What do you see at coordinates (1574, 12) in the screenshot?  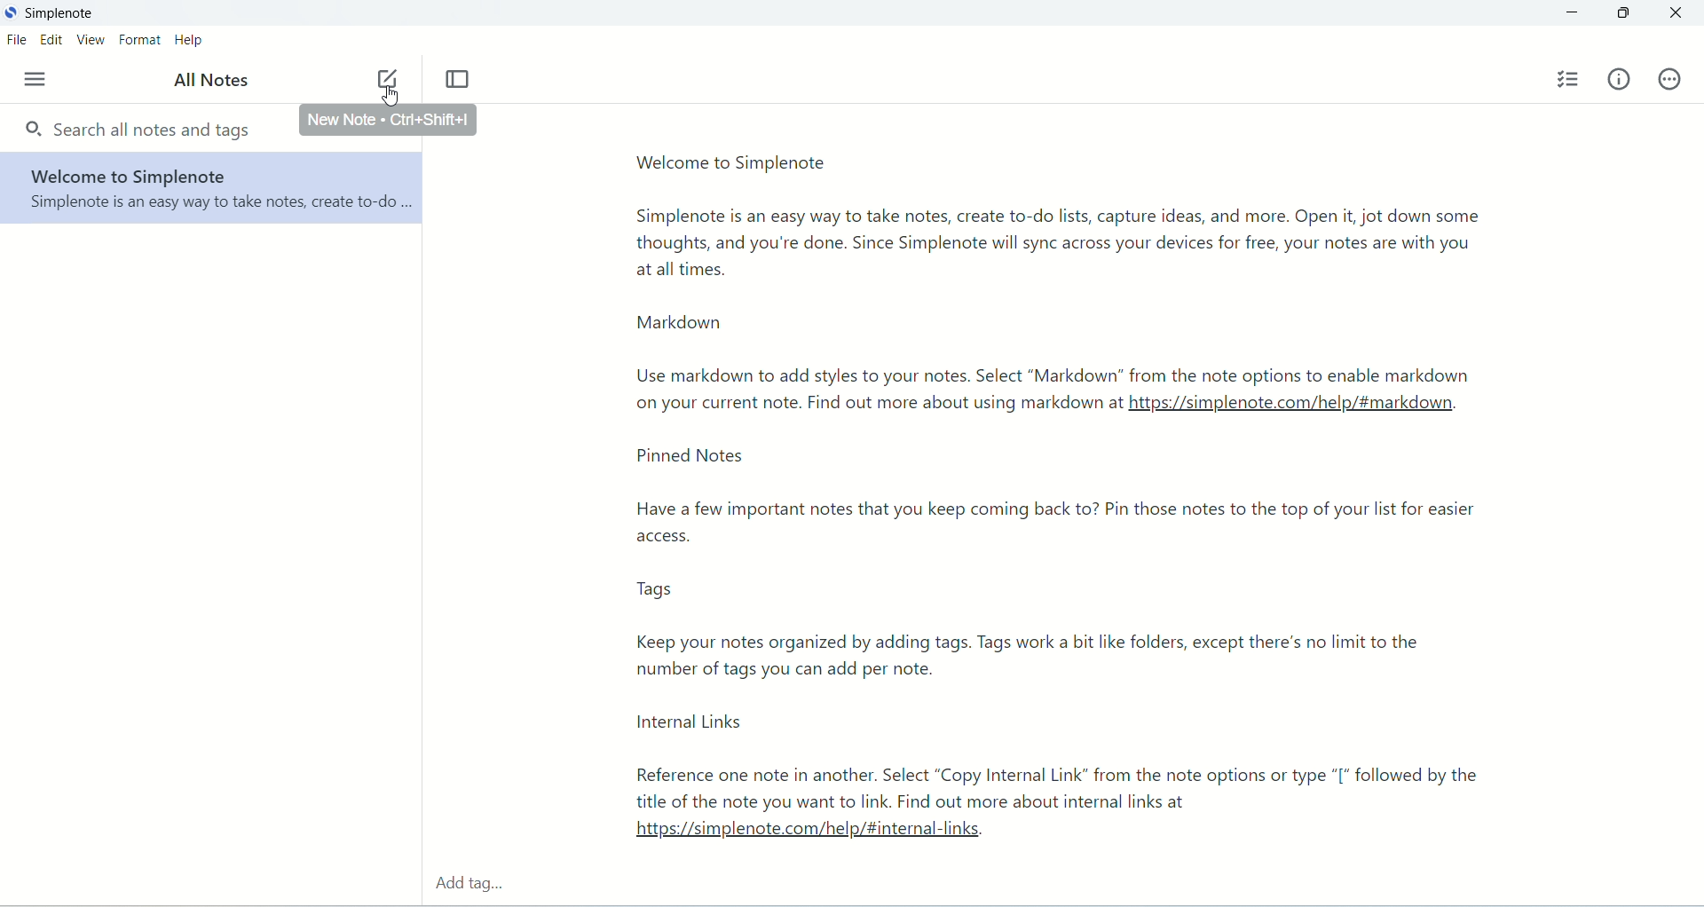 I see `minimize` at bounding box center [1574, 12].